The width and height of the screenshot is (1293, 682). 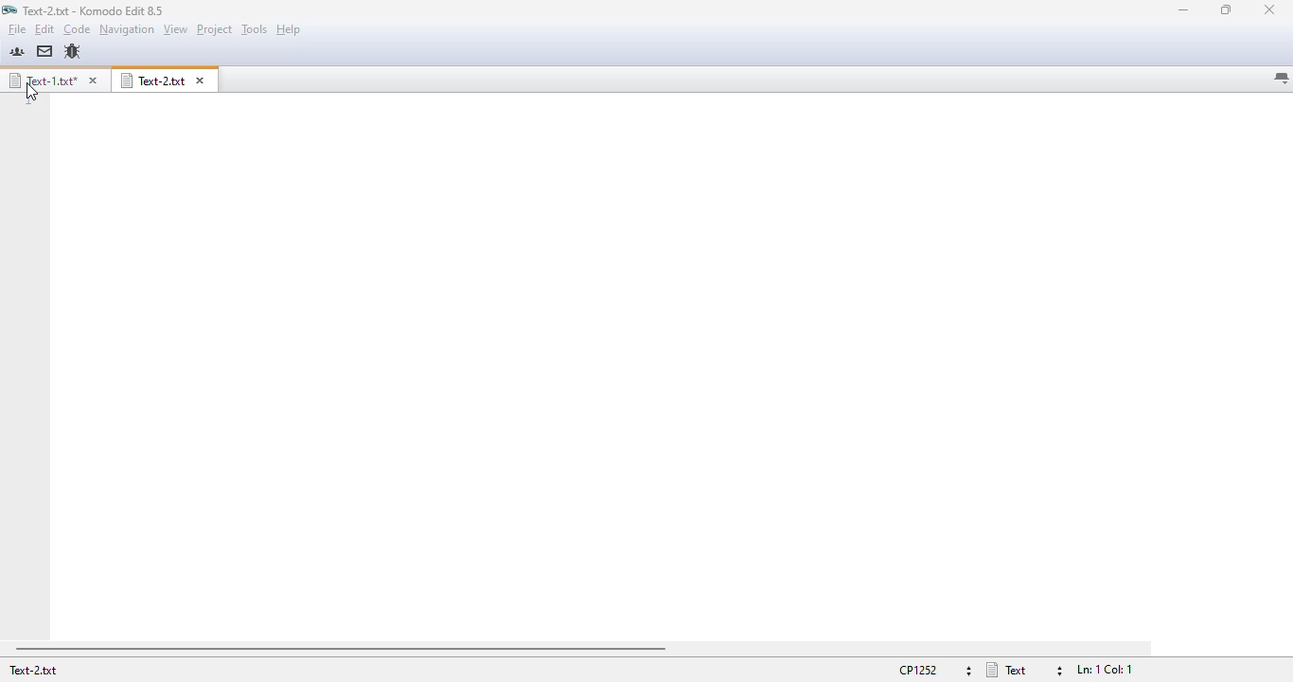 What do you see at coordinates (42, 80) in the screenshot?
I see `text-1` at bounding box center [42, 80].